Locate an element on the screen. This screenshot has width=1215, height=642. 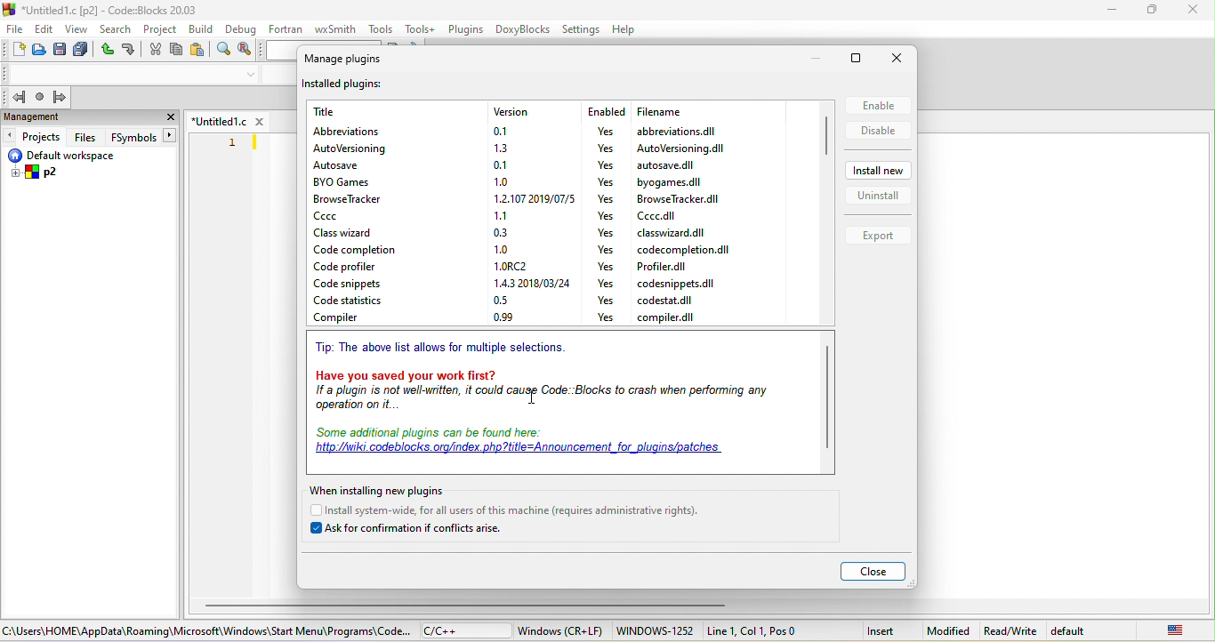
title is located at coordinates (104, 9).